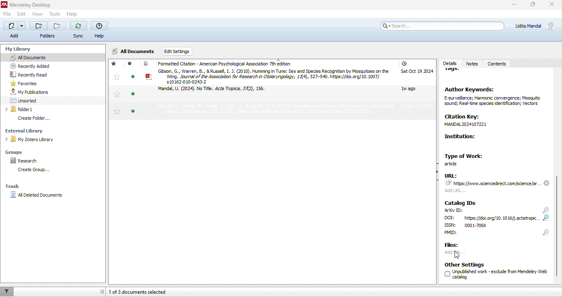 The image size is (562, 297). Describe the element at coordinates (262, 110) in the screenshot. I see `article by Mandal et al, 2024` at that location.